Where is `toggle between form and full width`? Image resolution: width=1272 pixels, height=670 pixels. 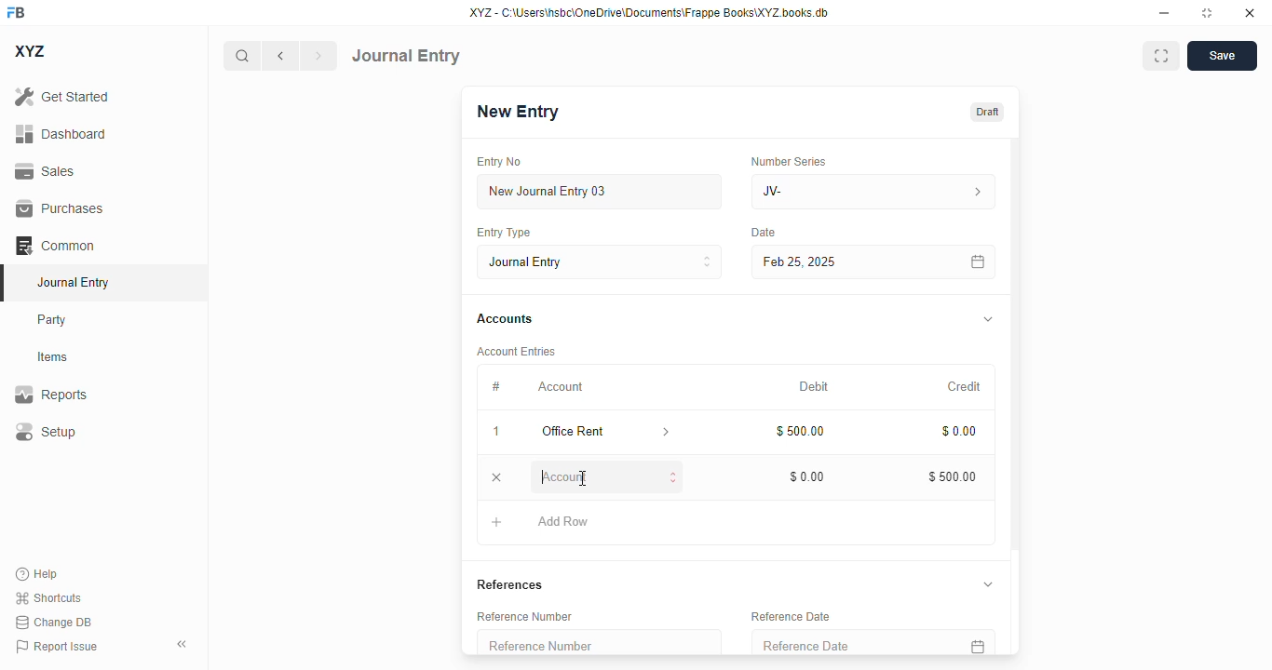
toggle between form and full width is located at coordinates (1162, 56).